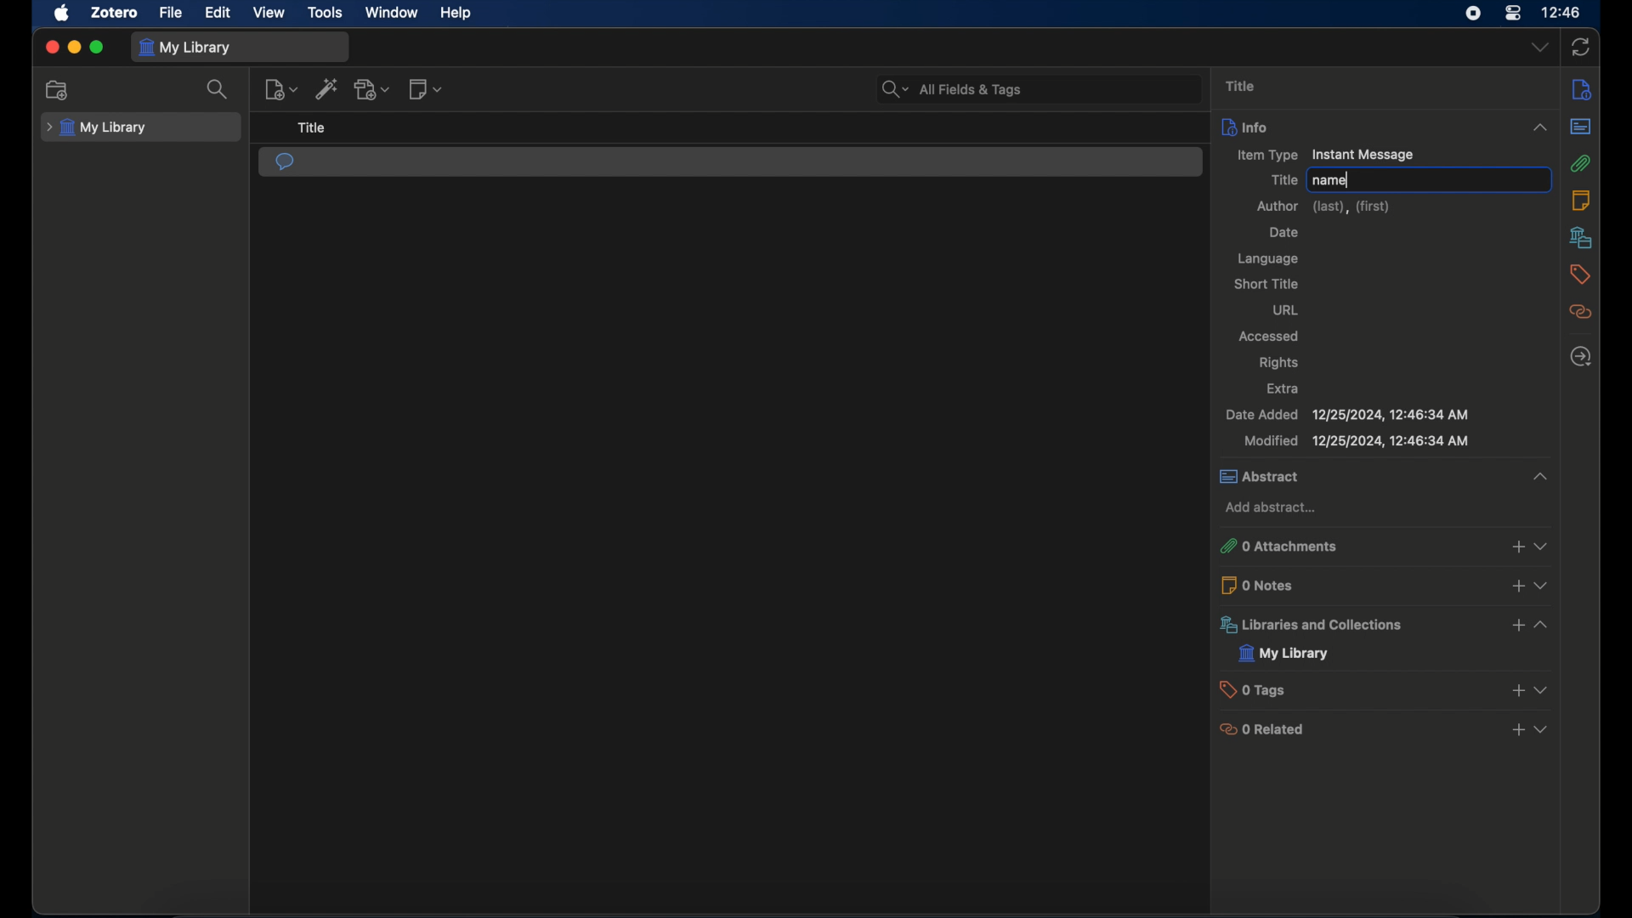  What do you see at coordinates (1382, 546) in the screenshot?
I see `0 attachments` at bounding box center [1382, 546].